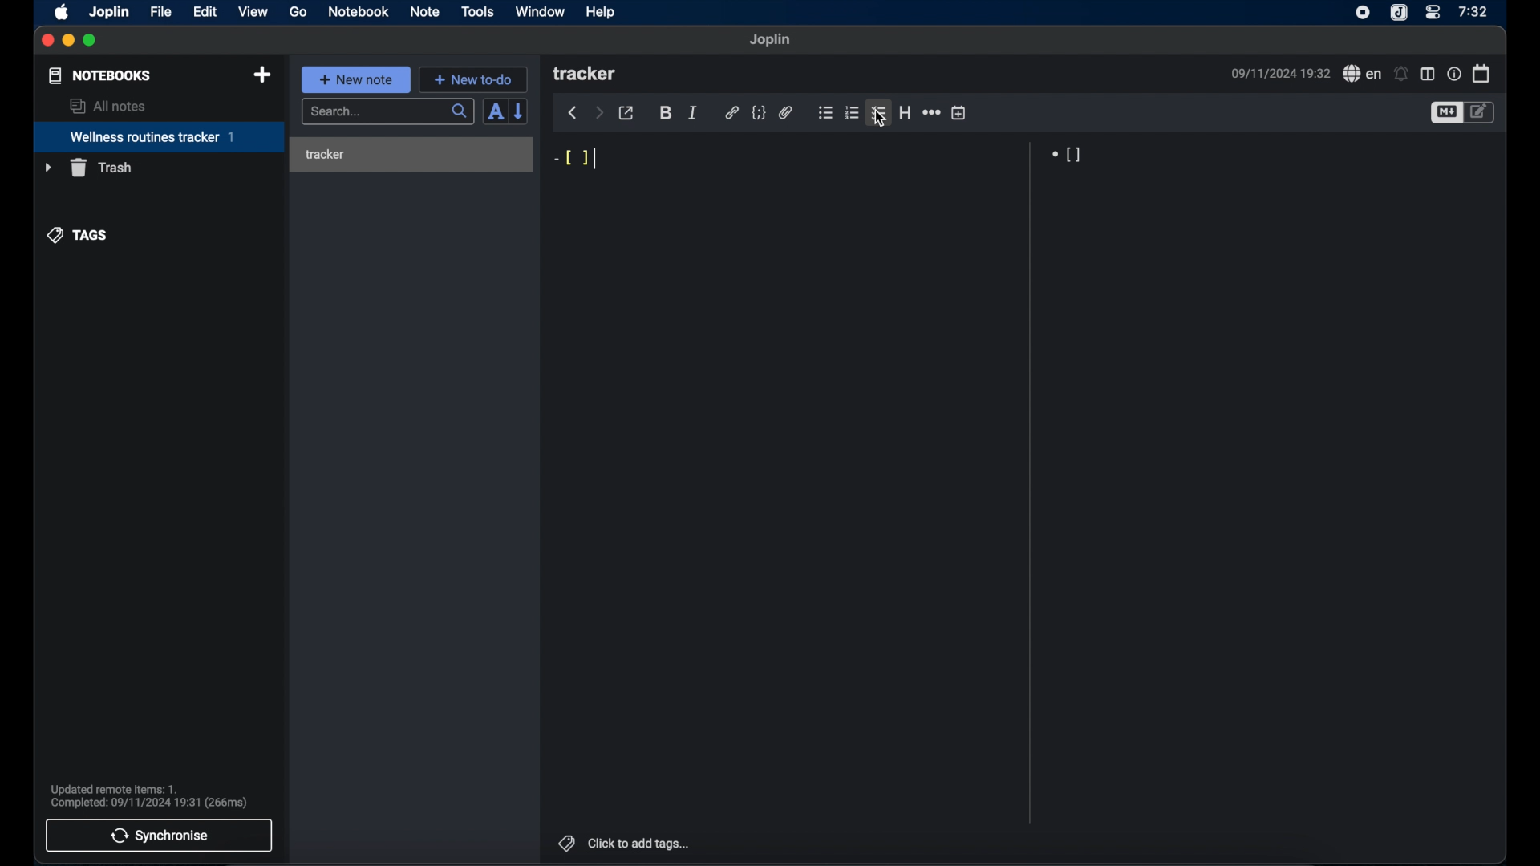  What do you see at coordinates (1363, 12) in the screenshot?
I see `screen recorder` at bounding box center [1363, 12].